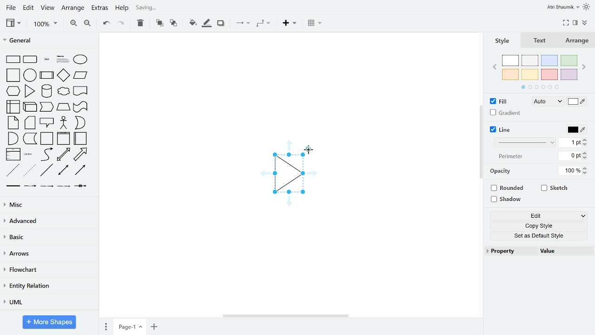 The height and width of the screenshot is (335, 595). I want to click on green, so click(570, 60).